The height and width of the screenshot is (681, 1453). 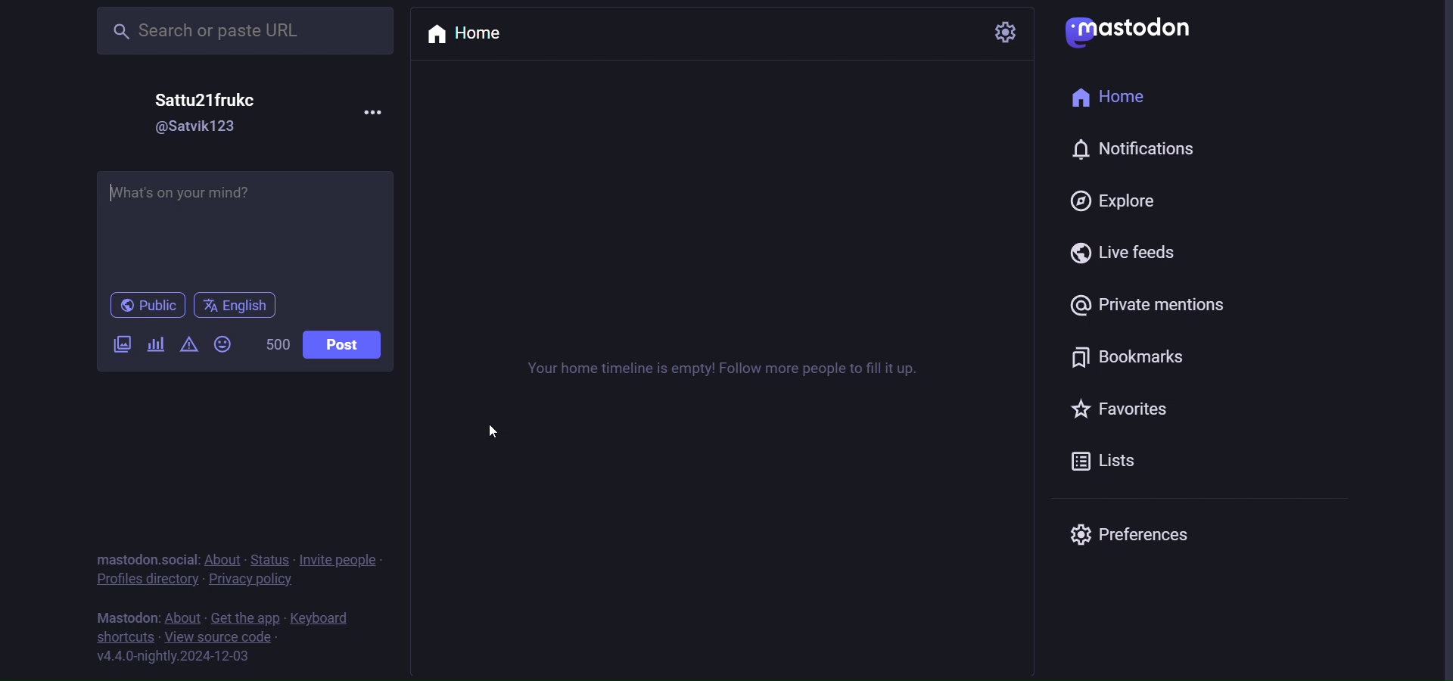 I want to click on explore, so click(x=1108, y=203).